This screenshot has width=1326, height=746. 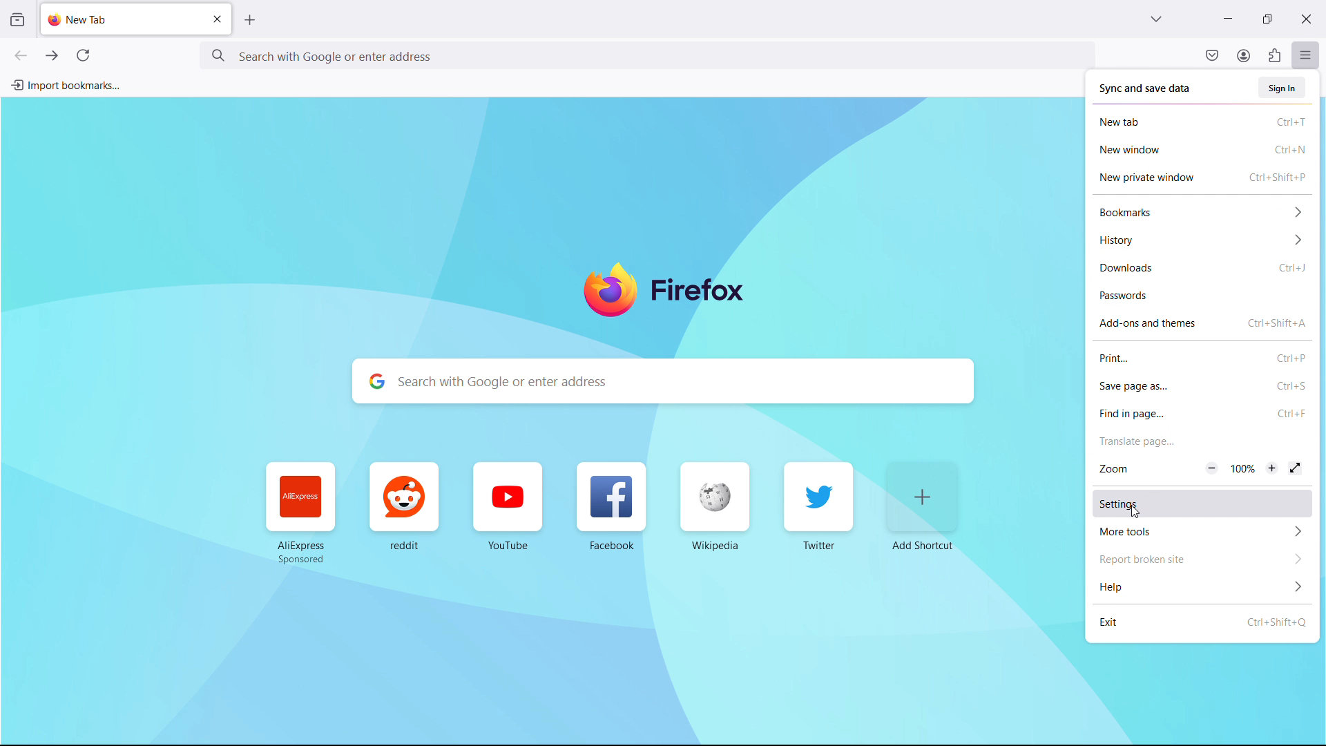 What do you see at coordinates (923, 506) in the screenshot?
I see `add shortcut` at bounding box center [923, 506].